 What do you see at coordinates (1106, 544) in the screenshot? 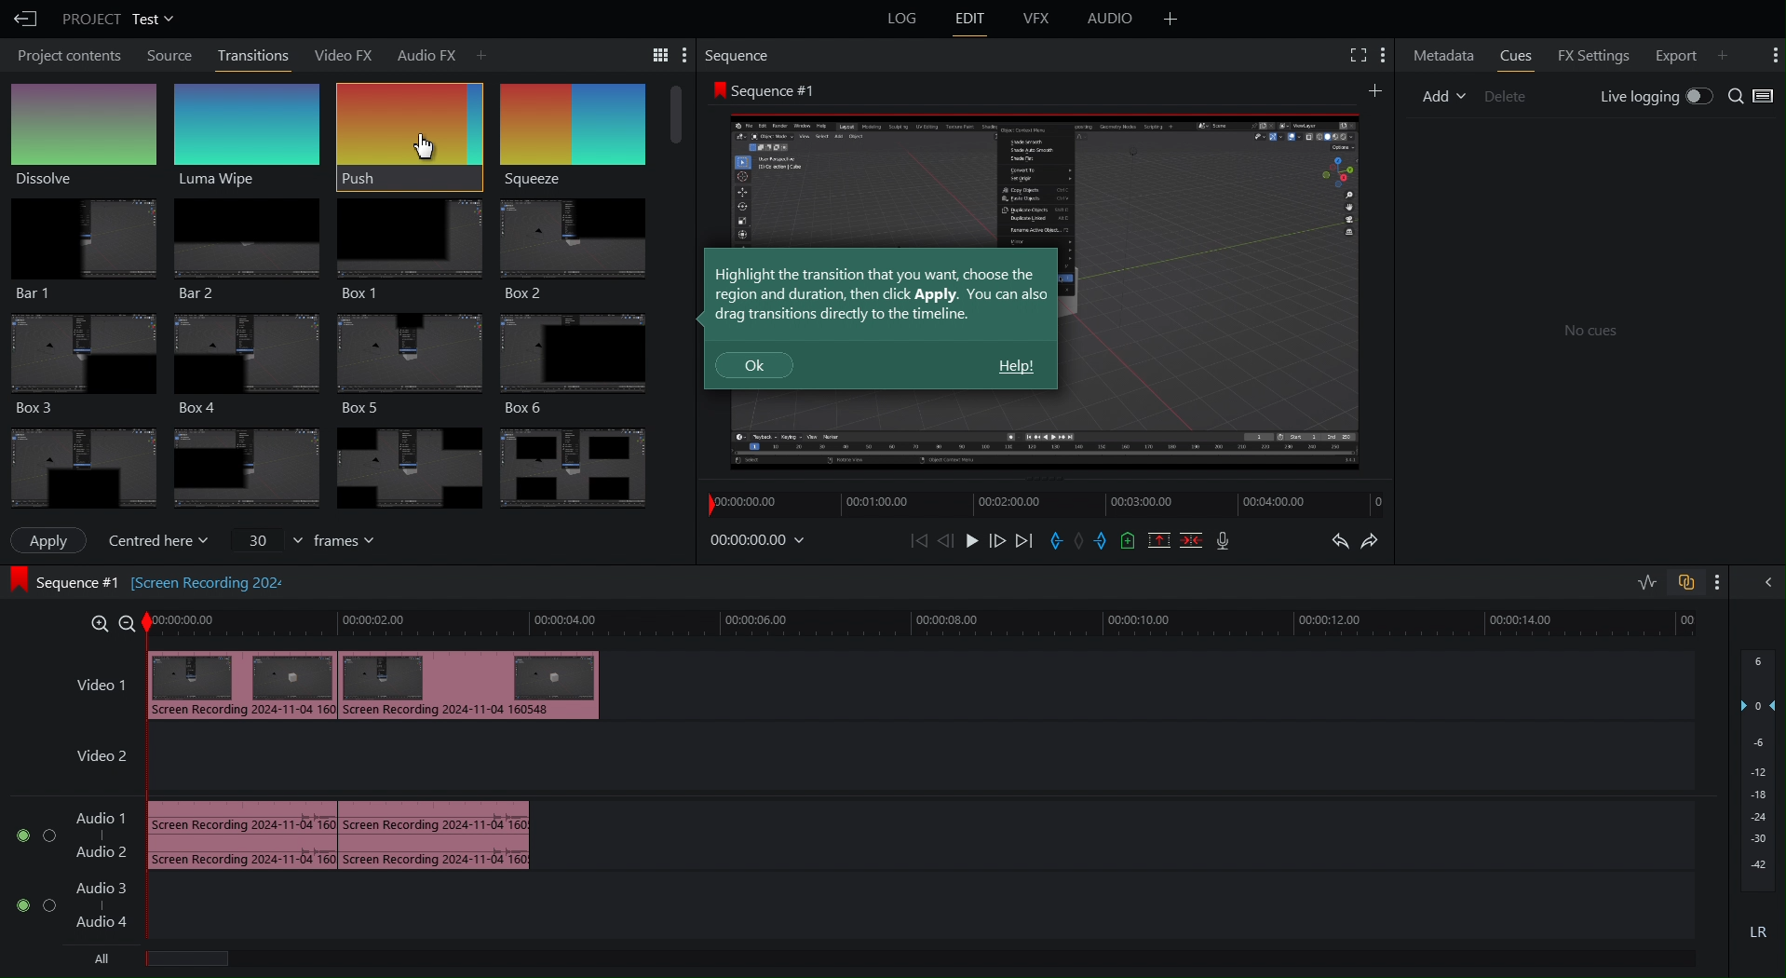
I see `Exit Marker` at bounding box center [1106, 544].